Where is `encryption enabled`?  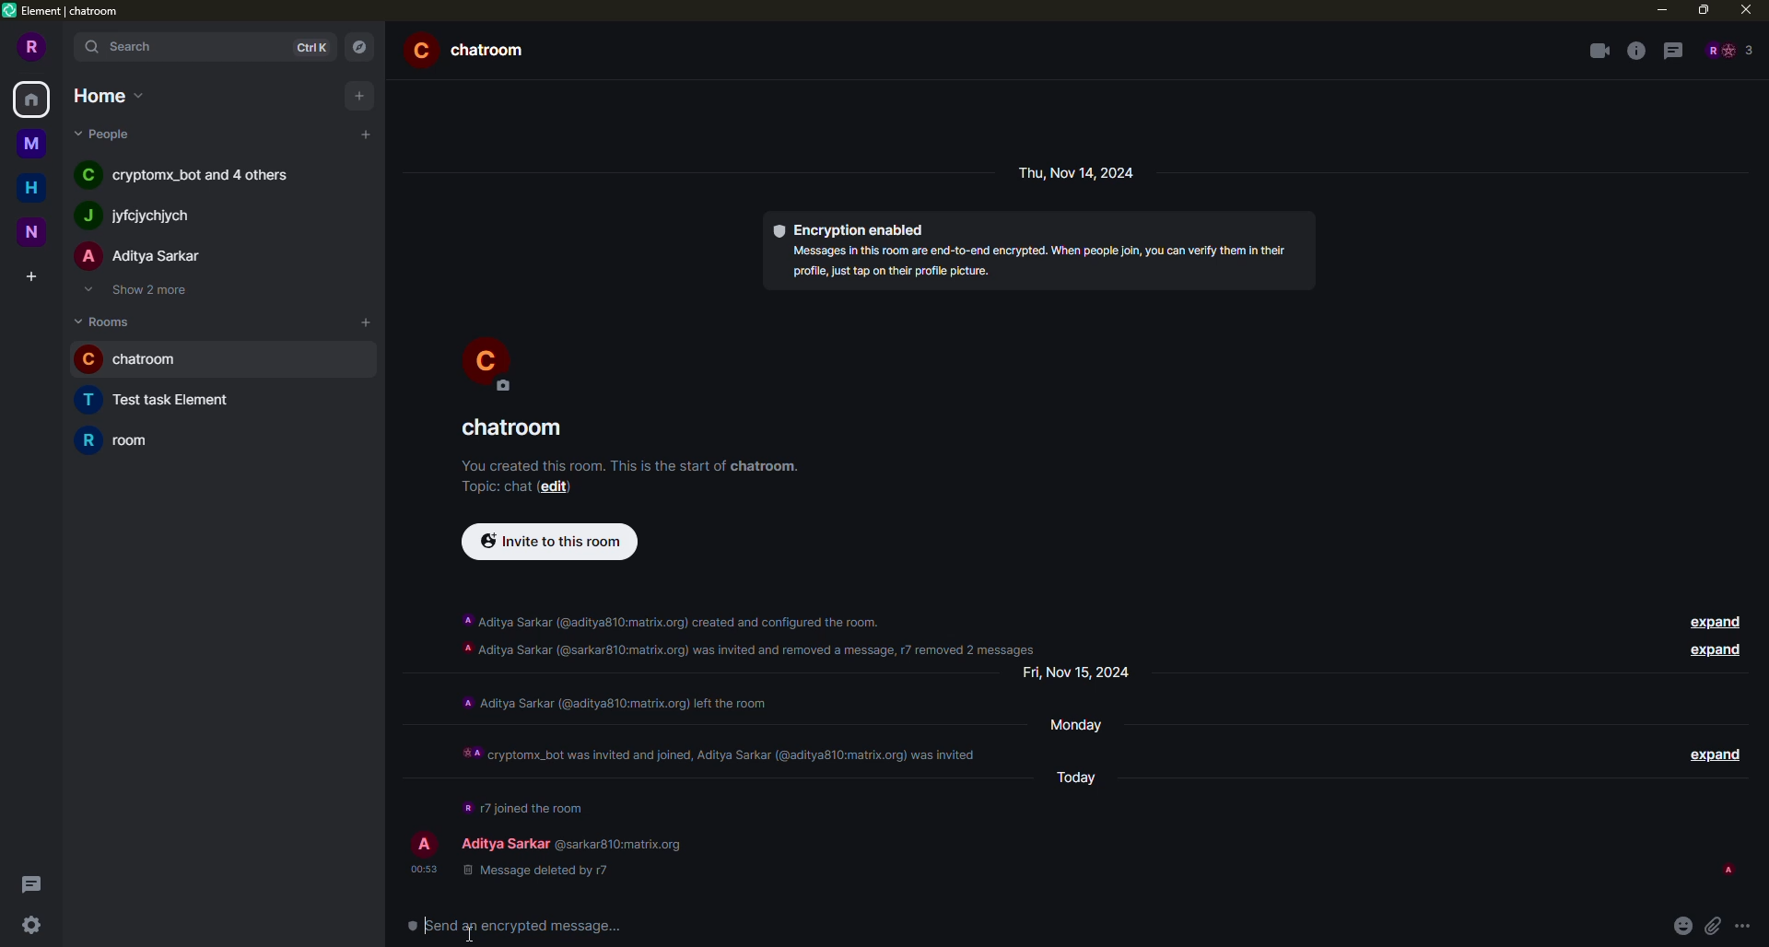
encryption enabled is located at coordinates (851, 228).